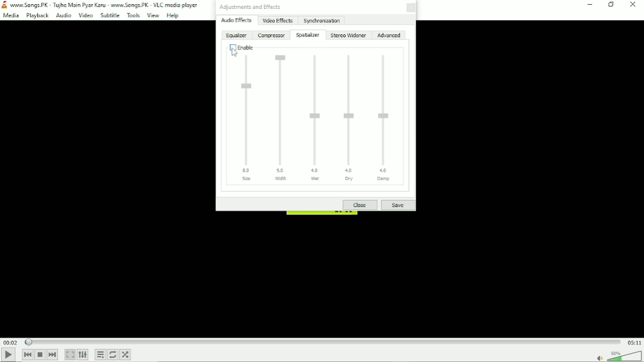  What do you see at coordinates (387, 118) in the screenshot?
I see `Damp` at bounding box center [387, 118].